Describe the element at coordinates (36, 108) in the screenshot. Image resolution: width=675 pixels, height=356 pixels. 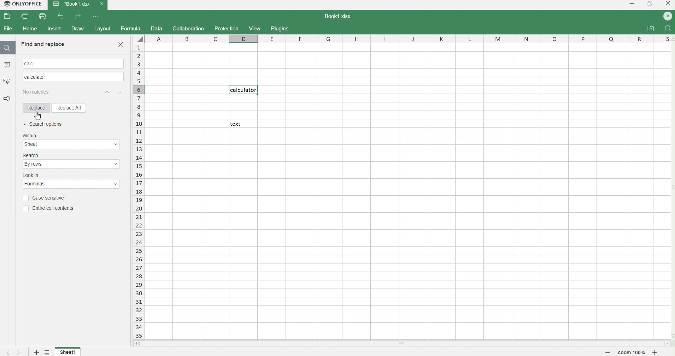
I see `Replace` at that location.